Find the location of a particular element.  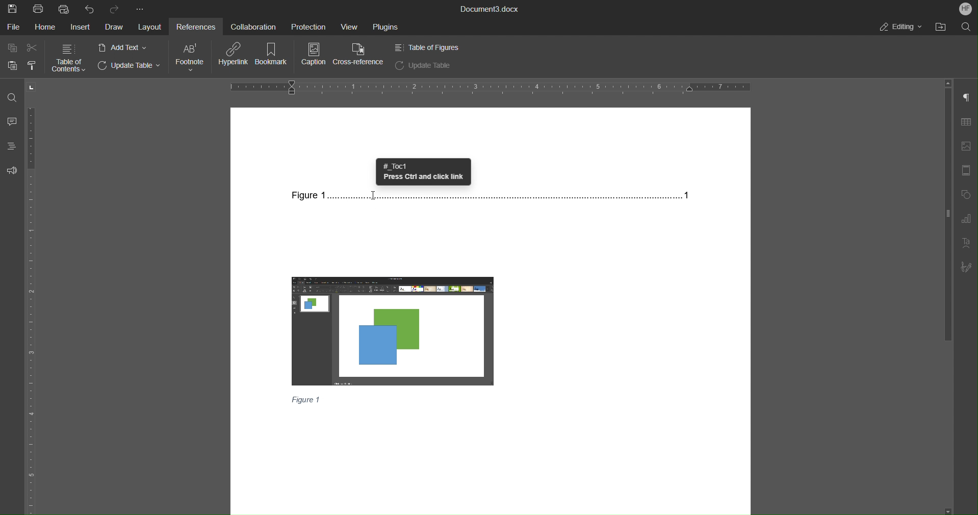

Vertical Bar is located at coordinates (947, 212).